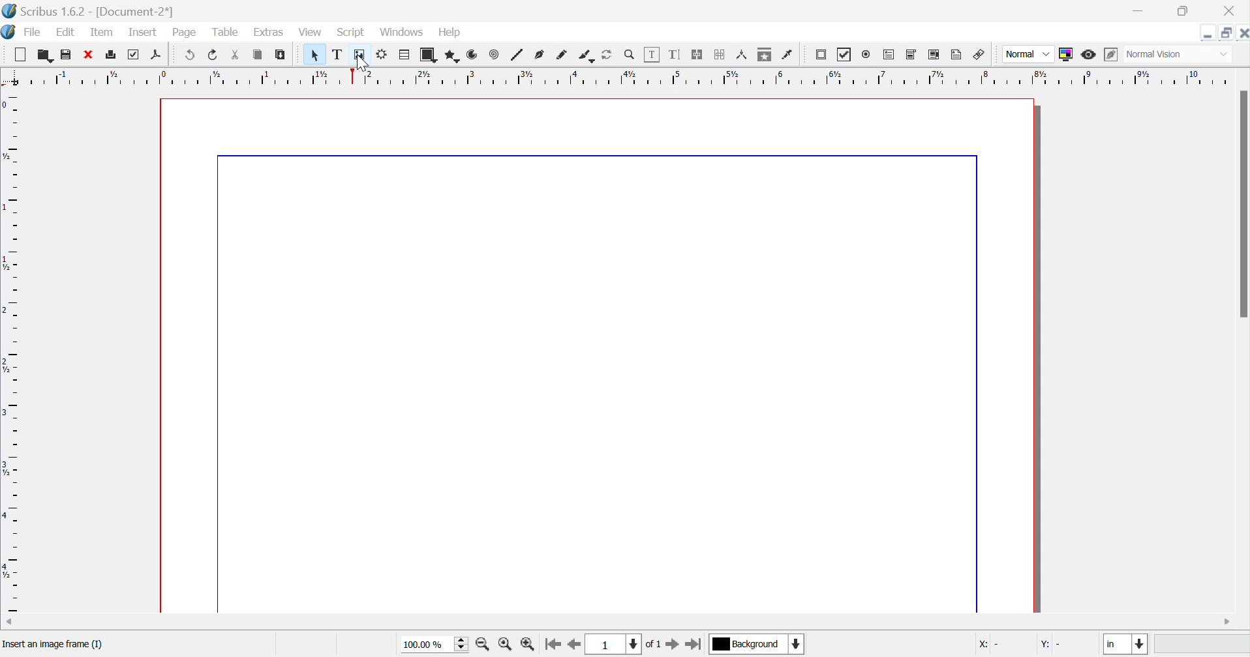 This screenshot has width=1250, height=657. What do you see at coordinates (451, 55) in the screenshot?
I see `polygon` at bounding box center [451, 55].